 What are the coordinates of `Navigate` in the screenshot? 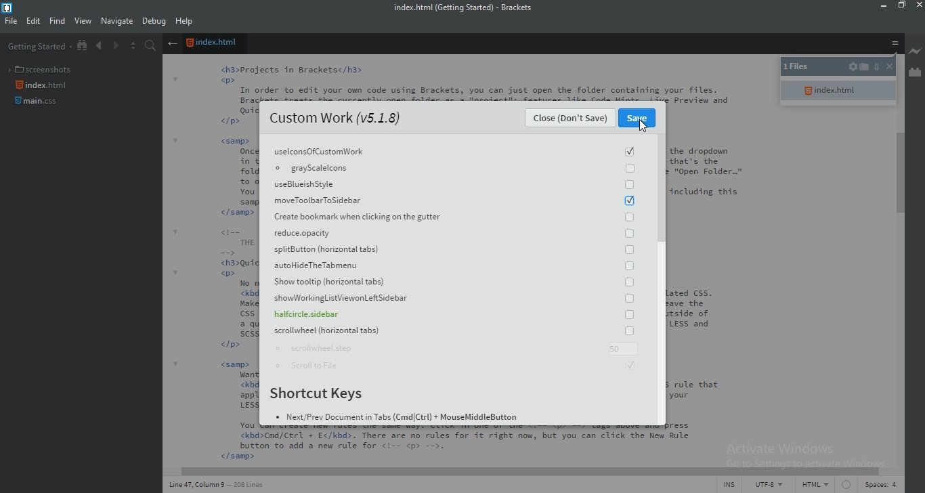 It's located at (116, 21).